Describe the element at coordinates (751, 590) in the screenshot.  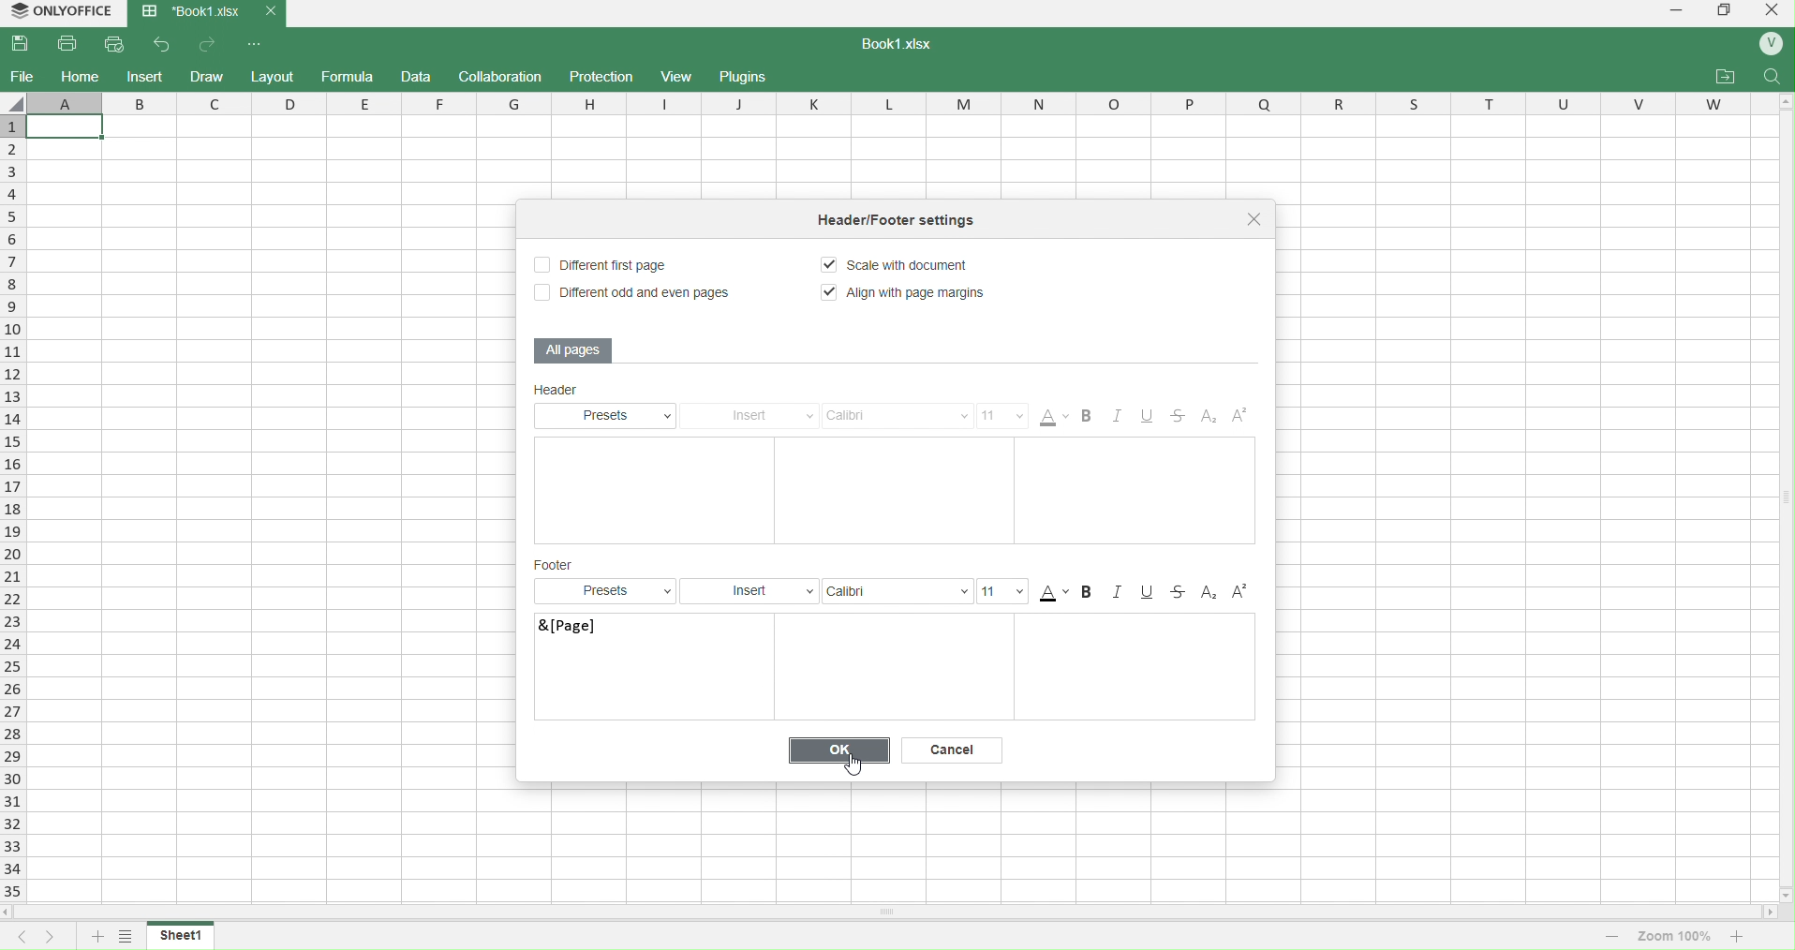
I see `Insert` at that location.